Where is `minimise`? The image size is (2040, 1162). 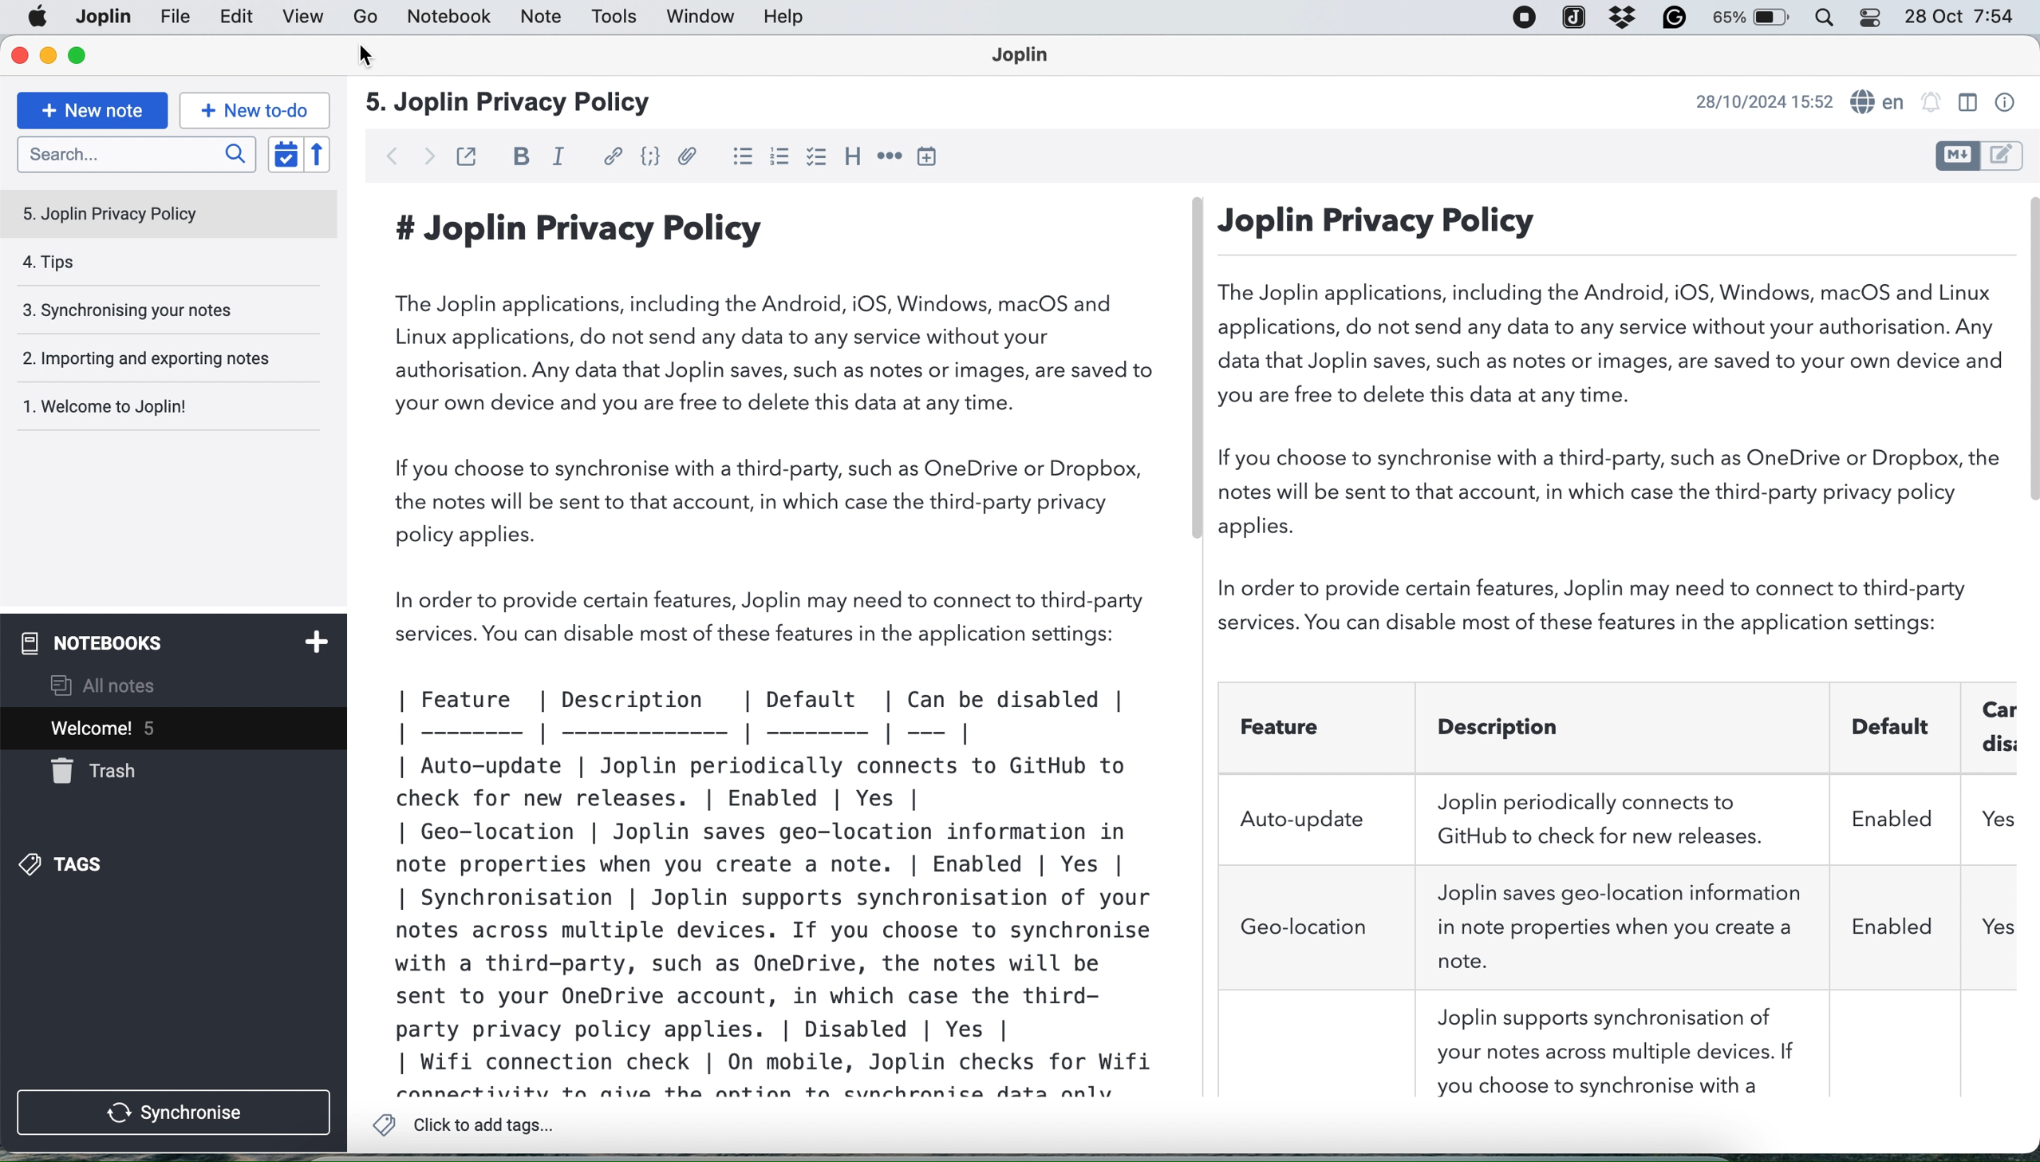 minimise is located at coordinates (47, 56).